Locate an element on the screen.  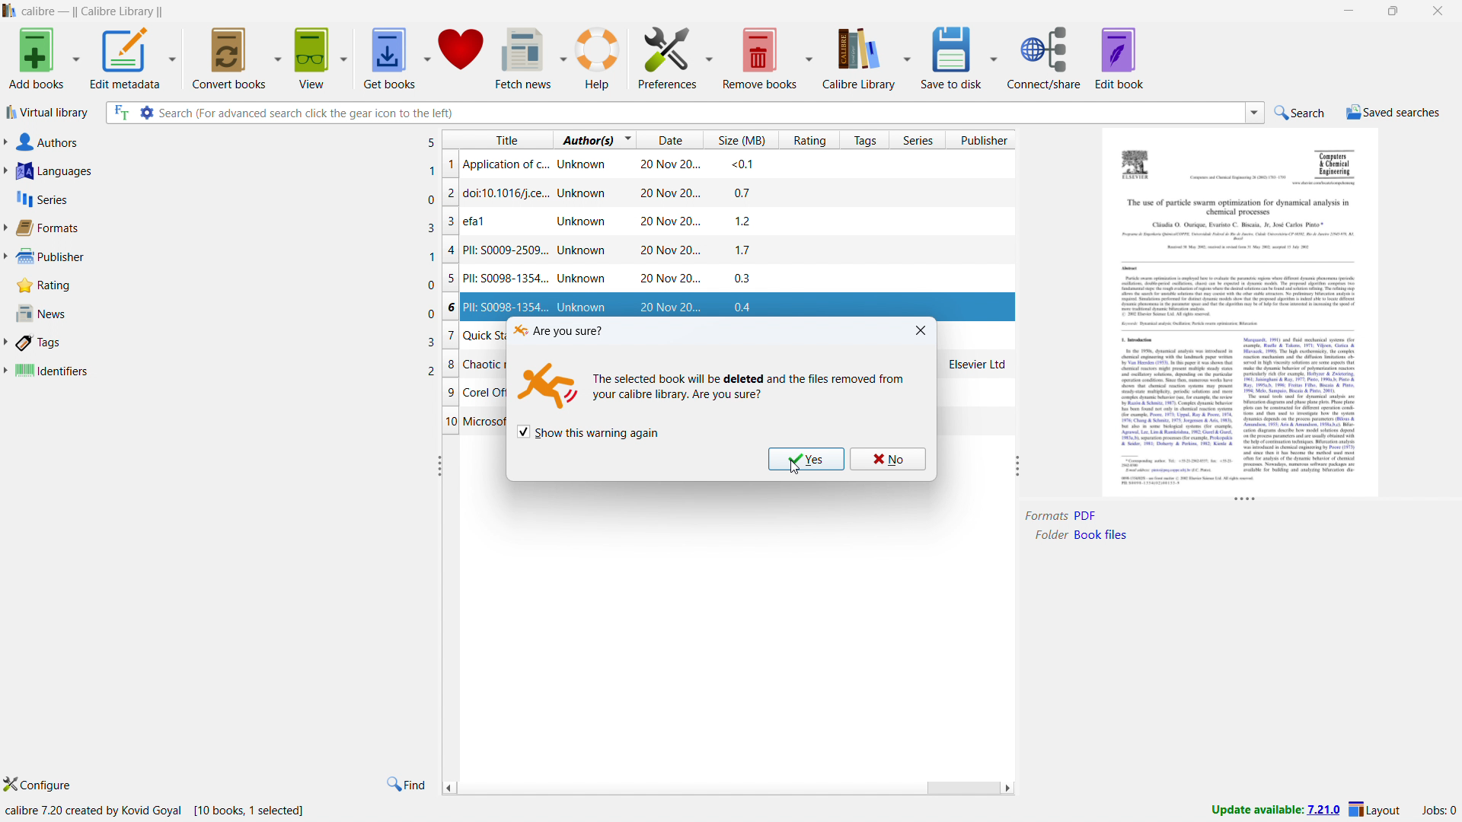
resize is located at coordinates (1244, 502).